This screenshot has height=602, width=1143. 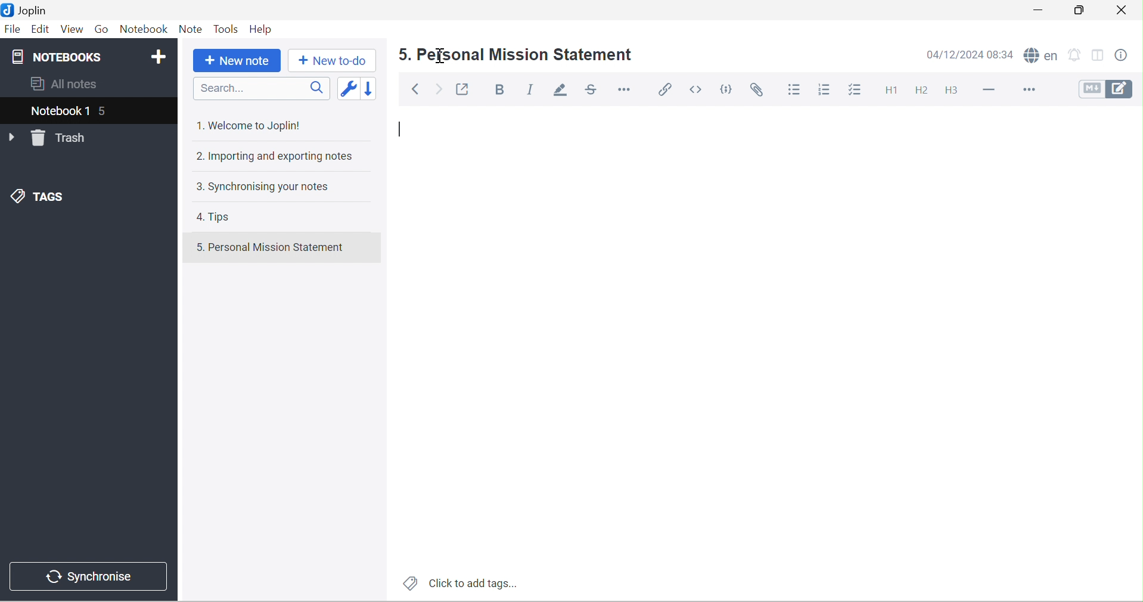 What do you see at coordinates (333, 61) in the screenshot?
I see `New to-do` at bounding box center [333, 61].